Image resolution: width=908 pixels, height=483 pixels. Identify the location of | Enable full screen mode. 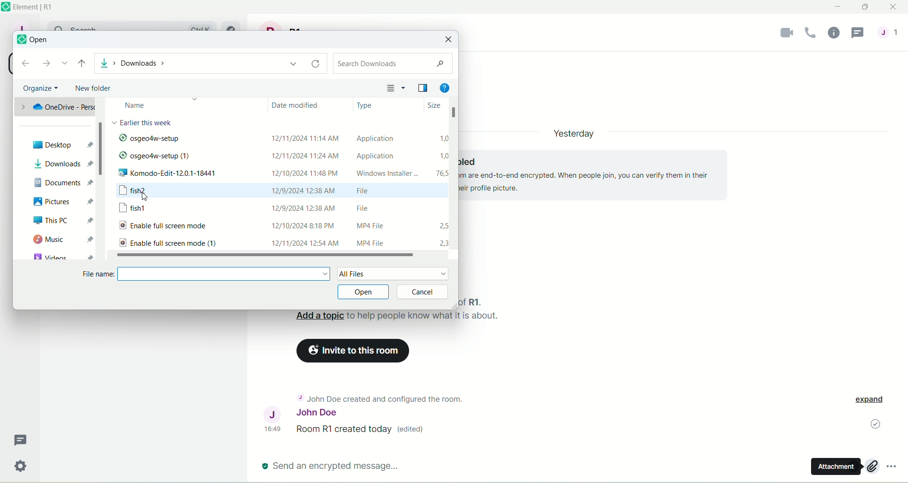
(176, 226).